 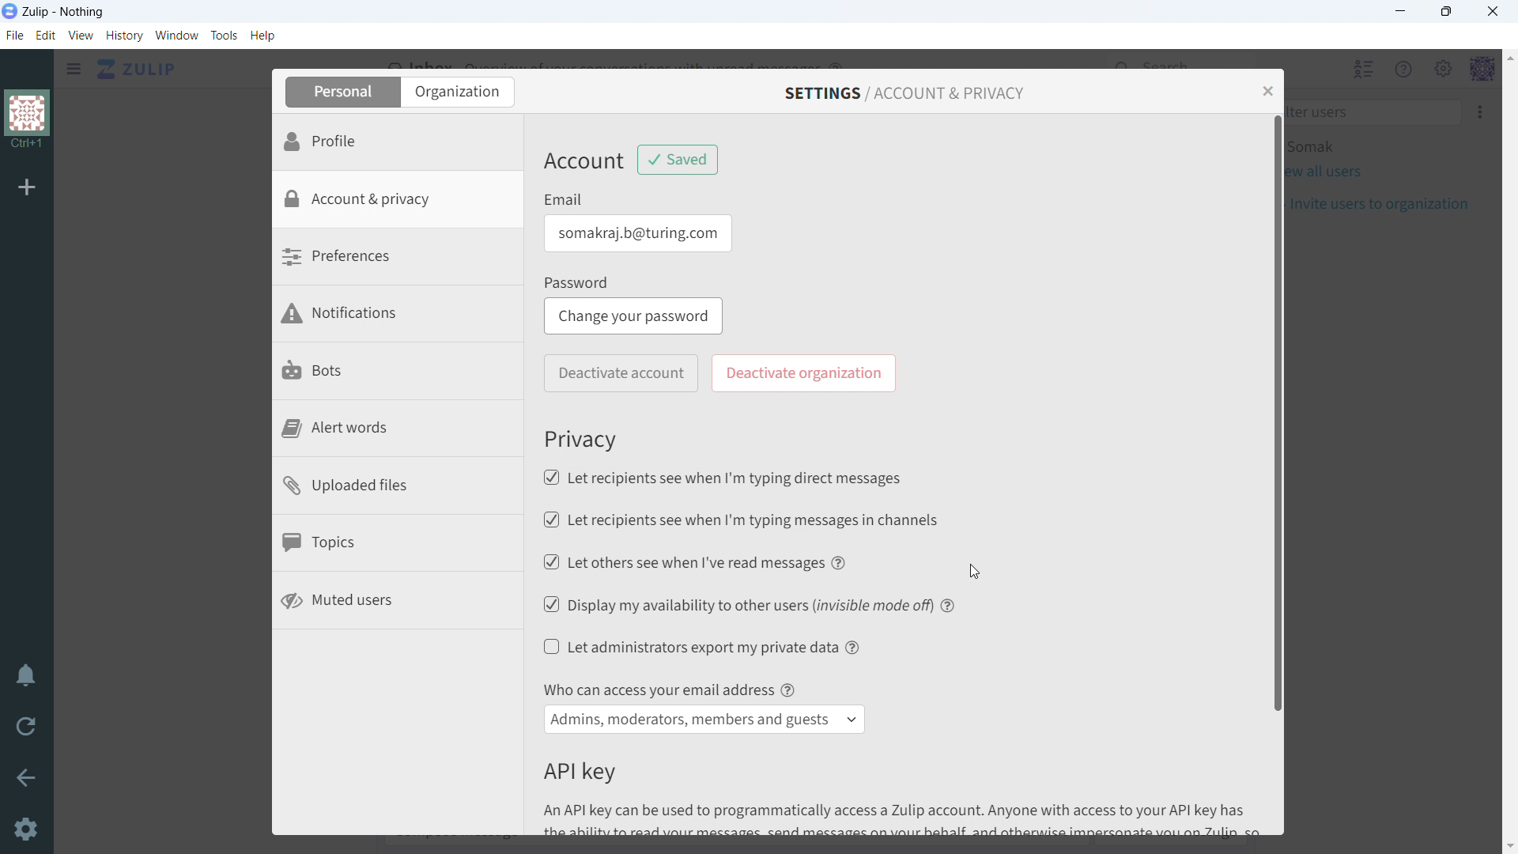 I want to click on let recipients see when i'm typing direct messages, so click(x=726, y=477).